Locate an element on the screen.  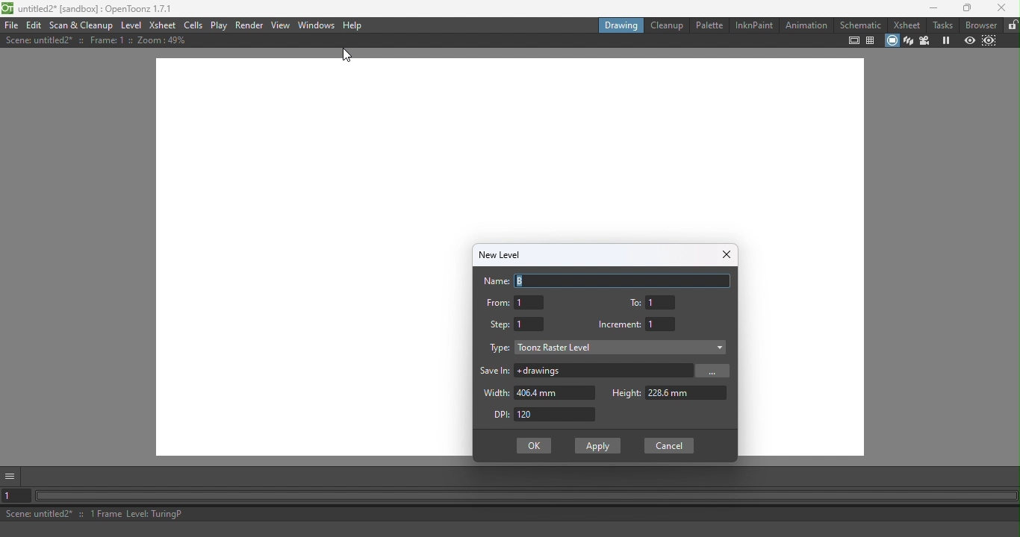
Width is located at coordinates (494, 393).